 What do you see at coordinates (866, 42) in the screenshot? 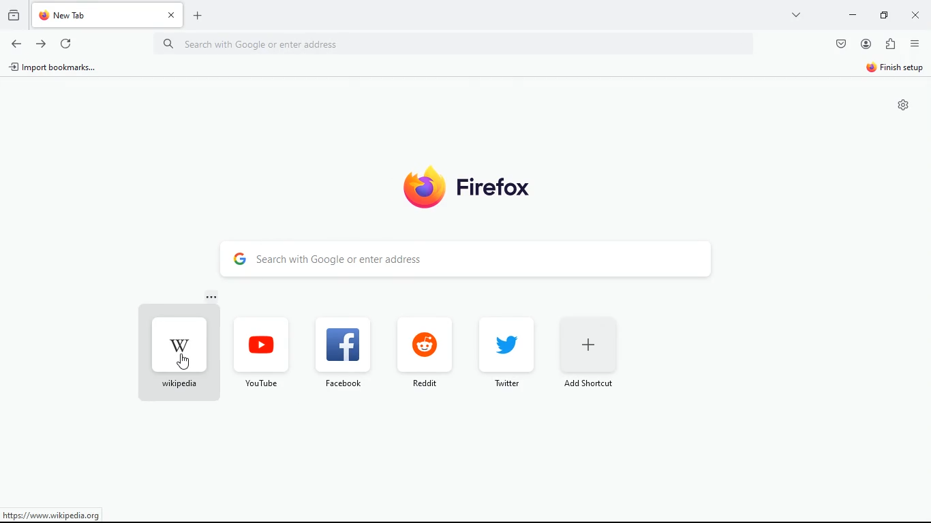
I see `account` at bounding box center [866, 42].